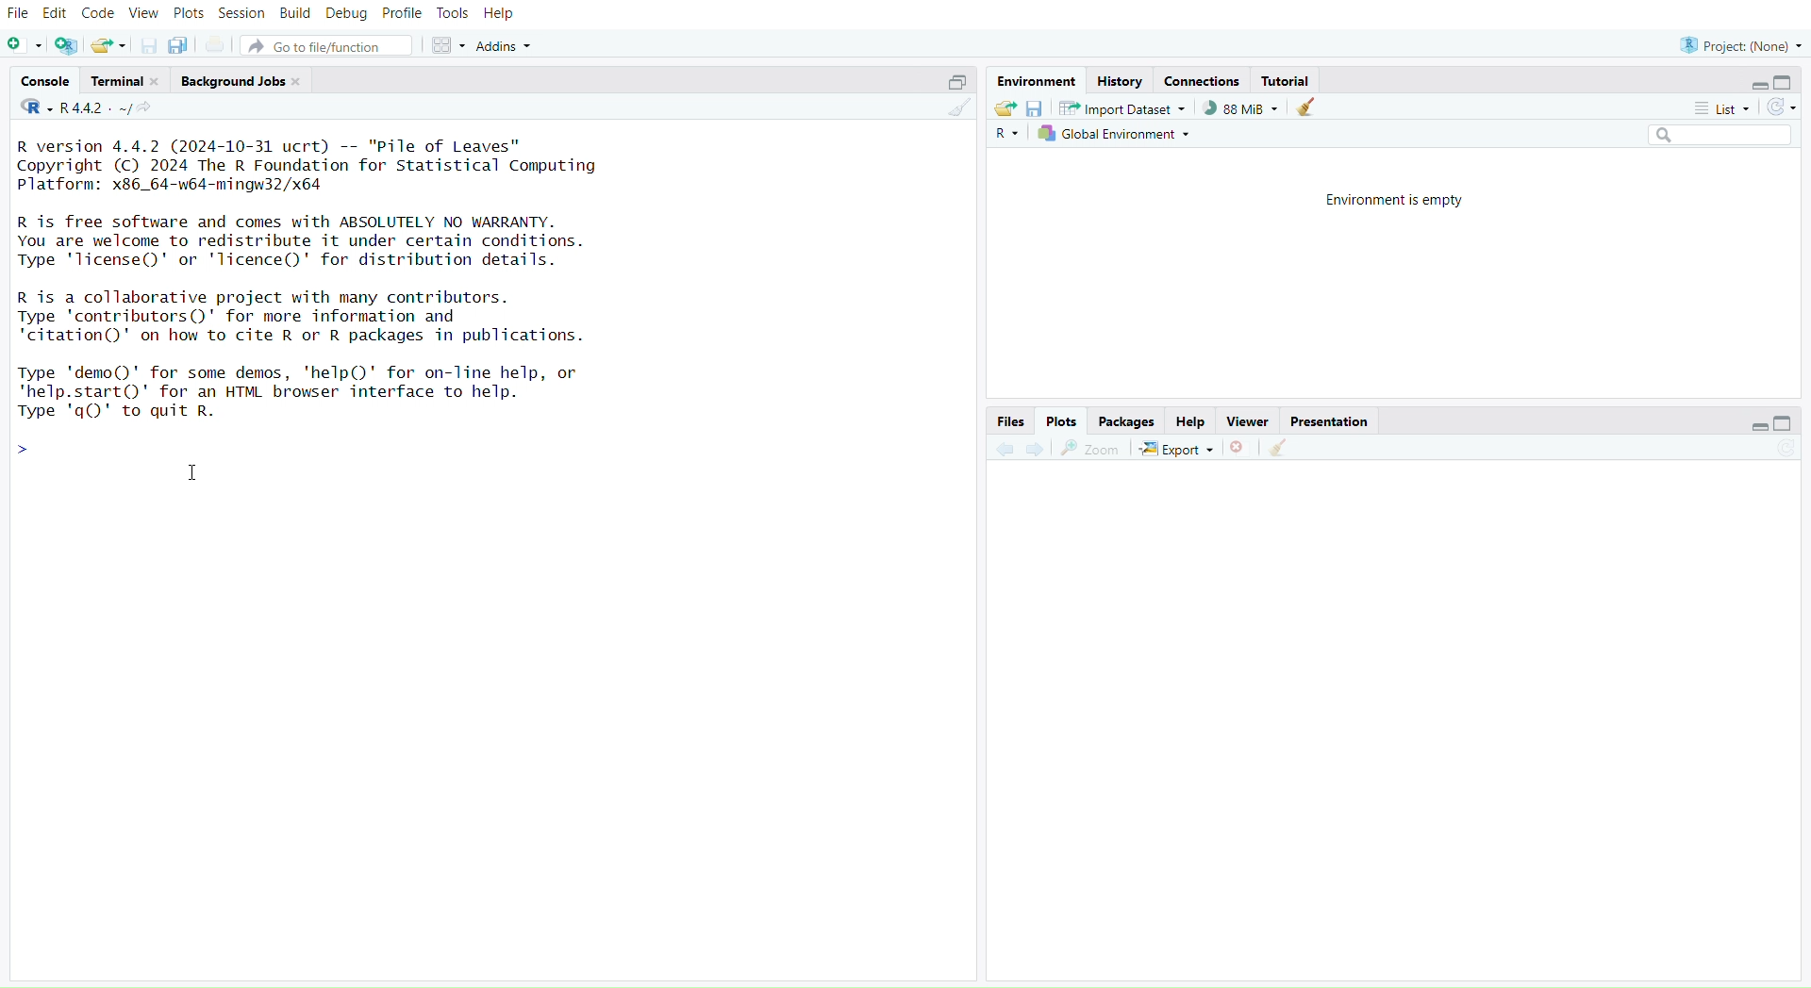 Image resolution: width=1811 pixels, height=988 pixels. I want to click on save all open documents, so click(178, 44).